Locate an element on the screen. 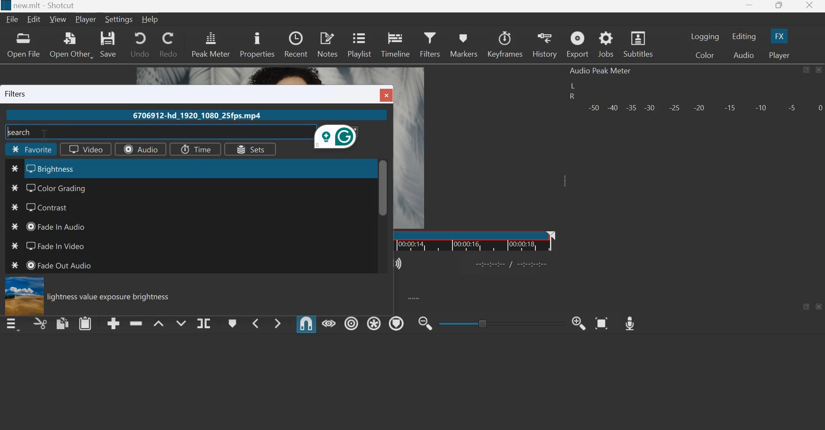 The height and width of the screenshot is (430, 825). open other is located at coordinates (70, 45).